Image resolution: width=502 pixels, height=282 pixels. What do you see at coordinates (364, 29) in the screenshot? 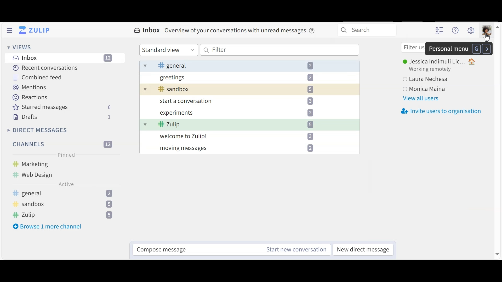
I see `Search` at bounding box center [364, 29].